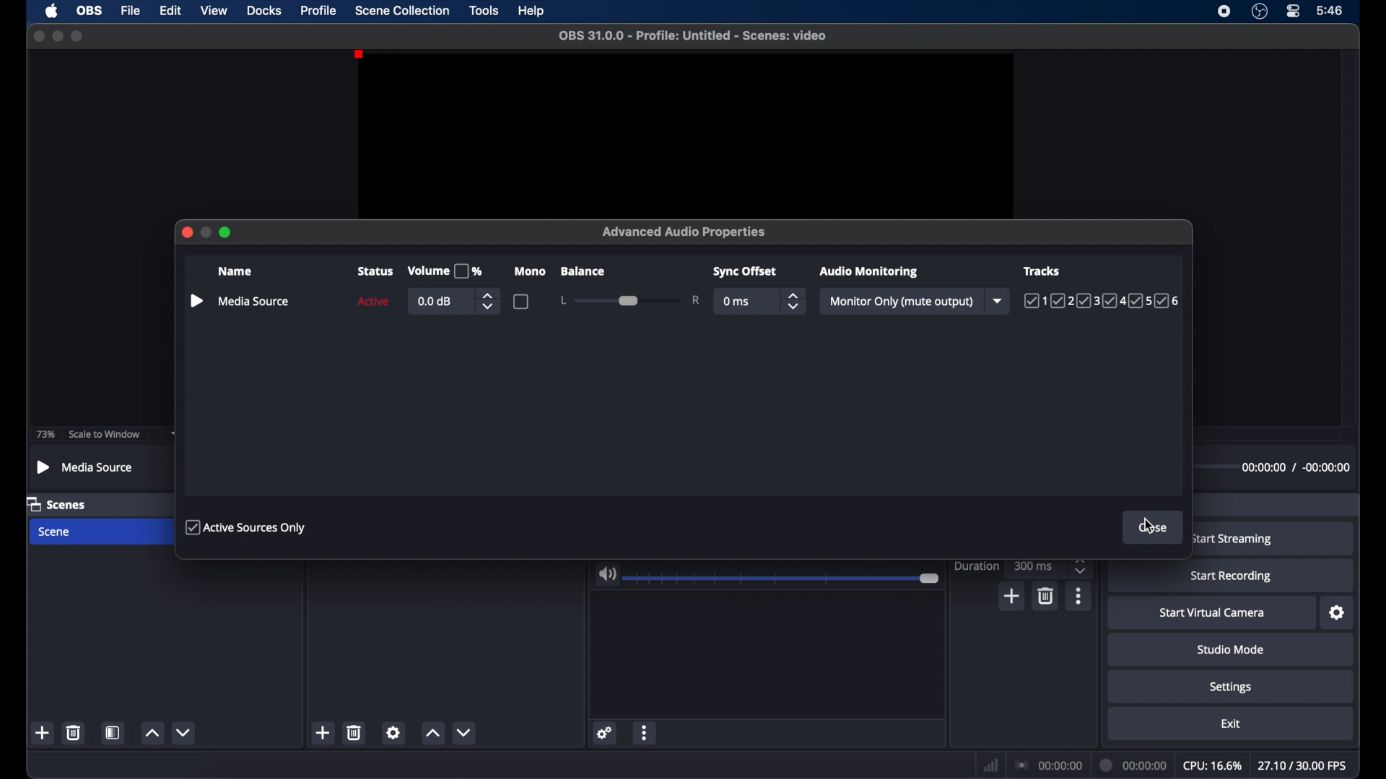 This screenshot has height=779, width=1386. I want to click on scene, so click(56, 532).